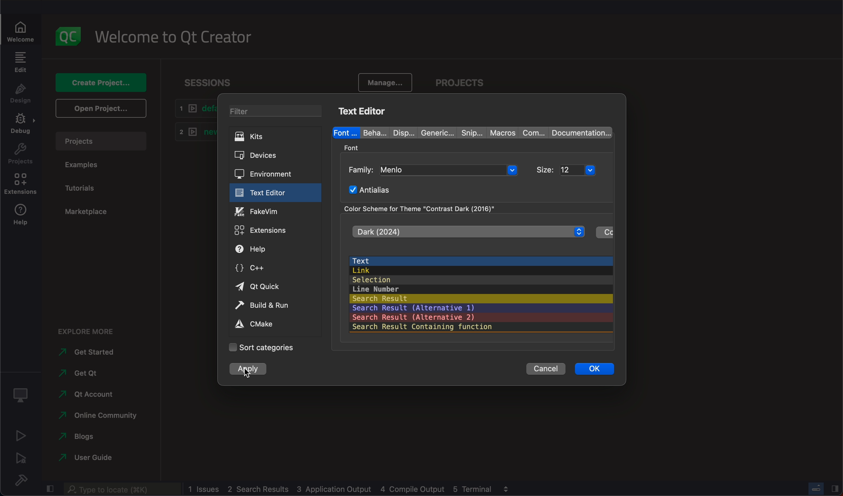  I want to click on kits, so click(276, 138).